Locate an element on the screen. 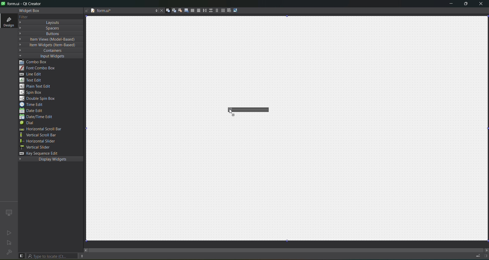 This screenshot has width=489, height=260. item view is located at coordinates (48, 40).